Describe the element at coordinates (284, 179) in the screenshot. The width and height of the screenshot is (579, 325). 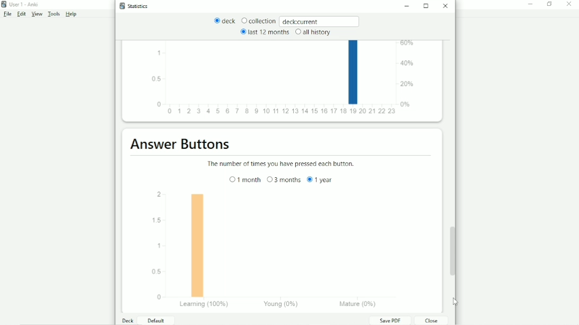
I see `3 months` at that location.